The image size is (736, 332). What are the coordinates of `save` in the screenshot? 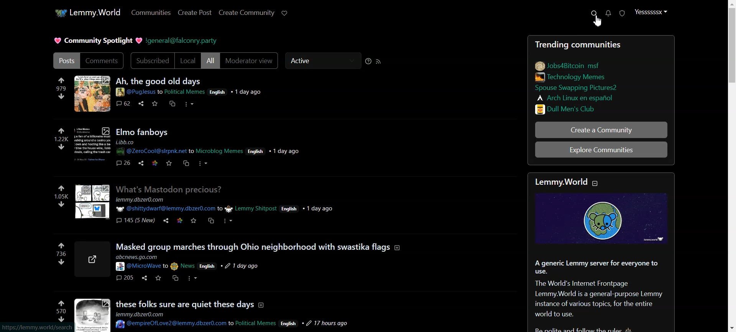 It's located at (157, 278).